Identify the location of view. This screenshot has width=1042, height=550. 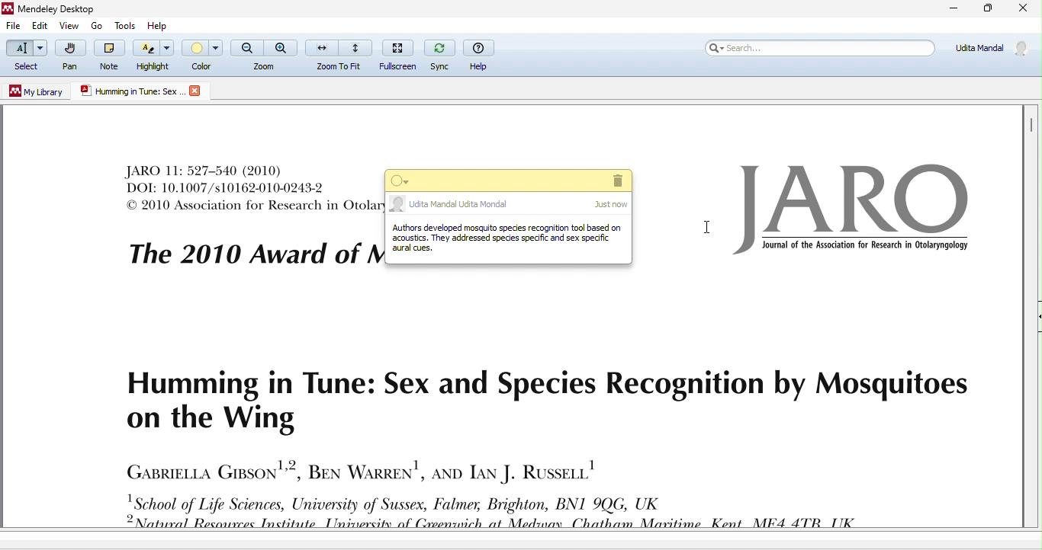
(69, 26).